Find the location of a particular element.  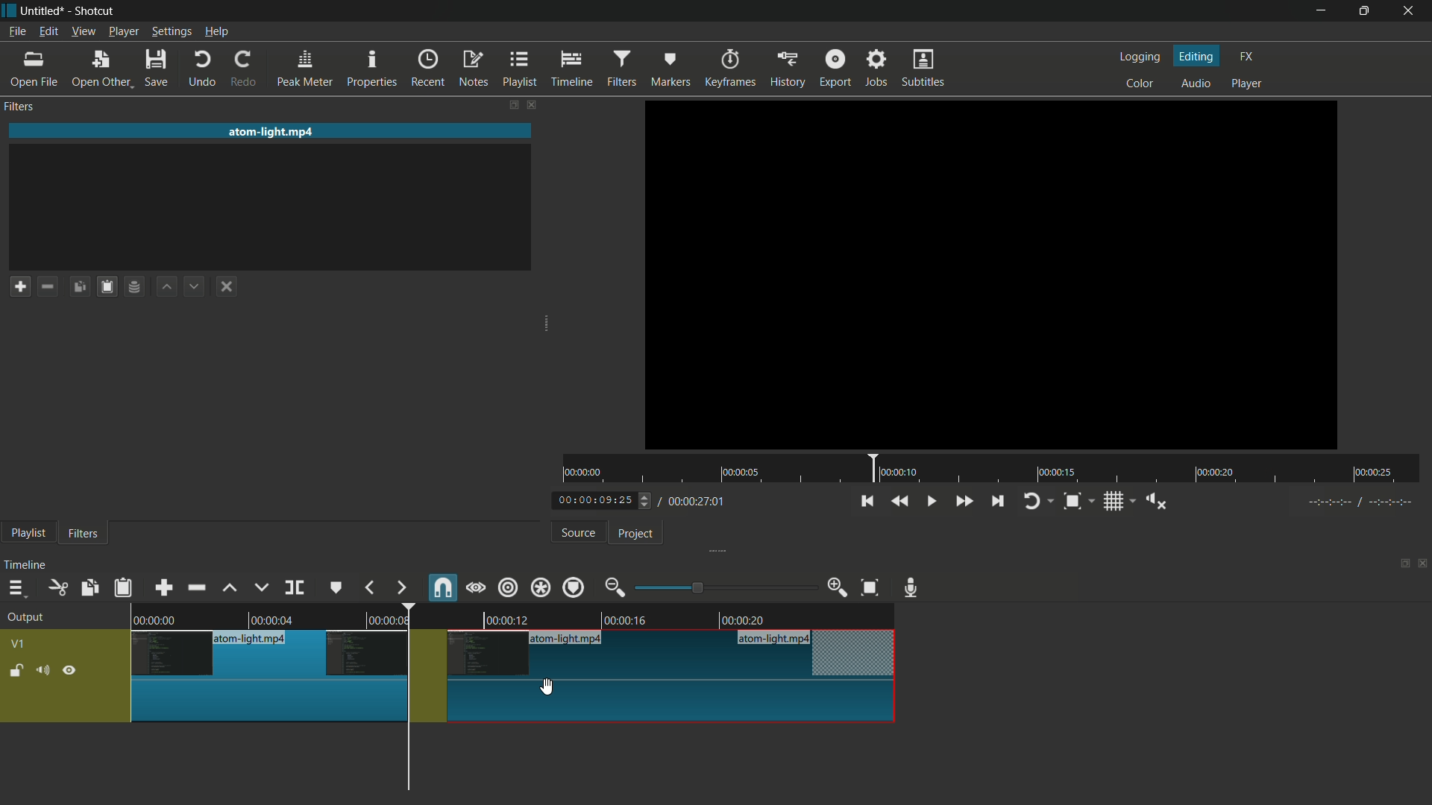

subtitles is located at coordinates (926, 69).